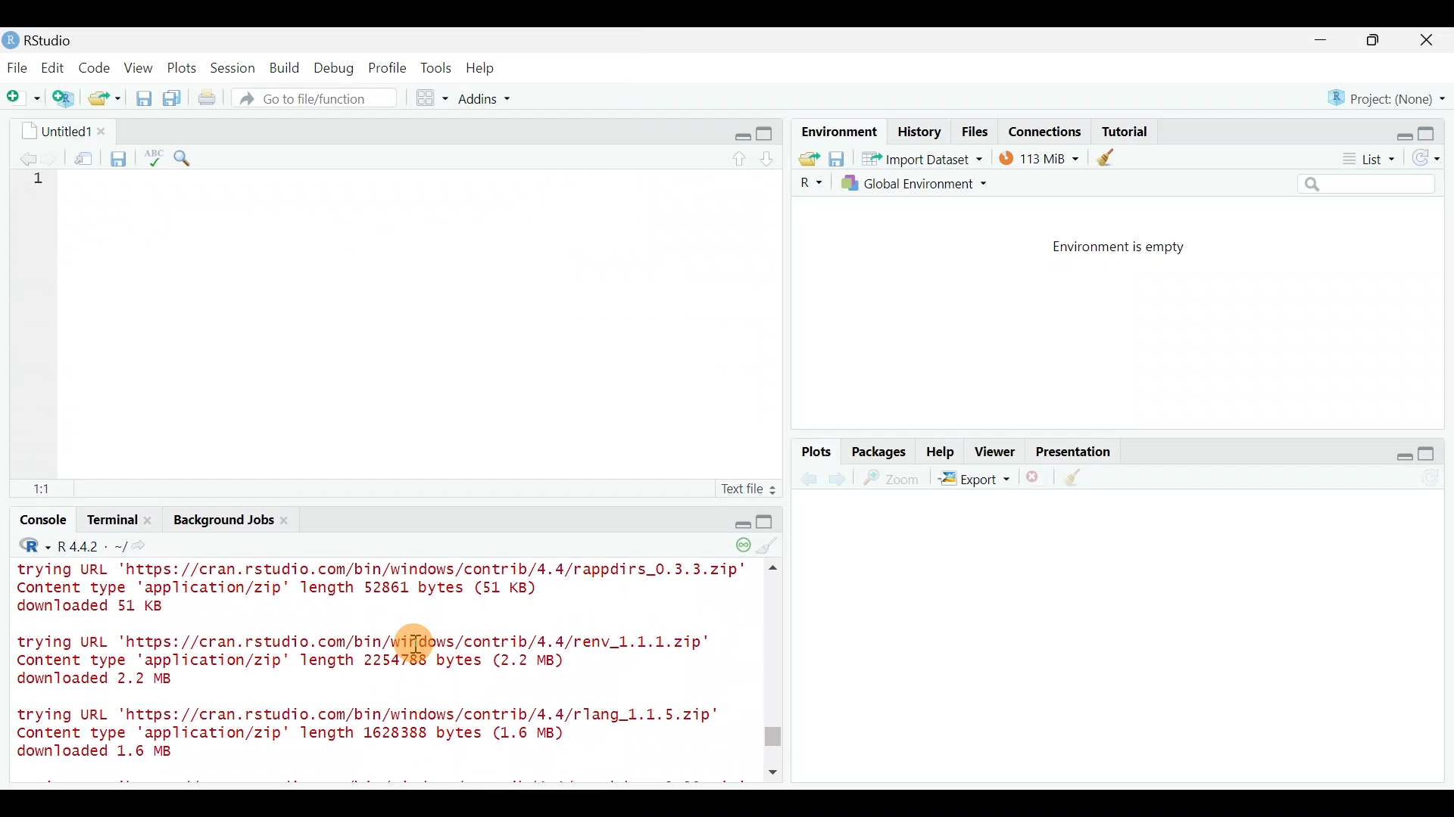 The height and width of the screenshot is (817, 1454). What do you see at coordinates (65, 99) in the screenshot?
I see `Create a project` at bounding box center [65, 99].